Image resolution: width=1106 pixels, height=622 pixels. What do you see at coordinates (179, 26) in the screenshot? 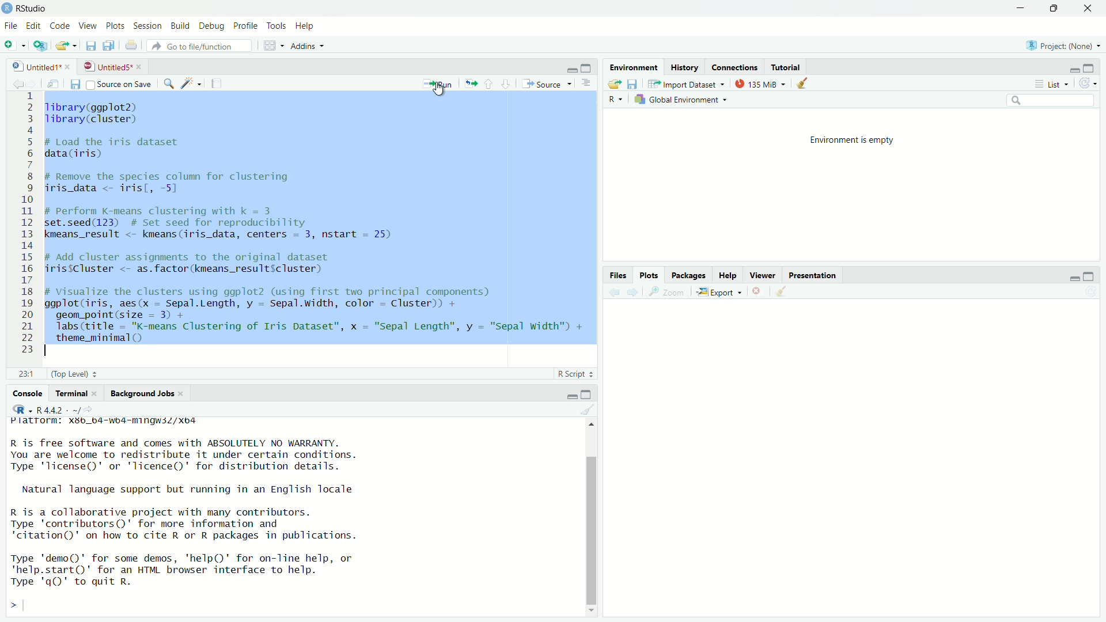
I see `build` at bounding box center [179, 26].